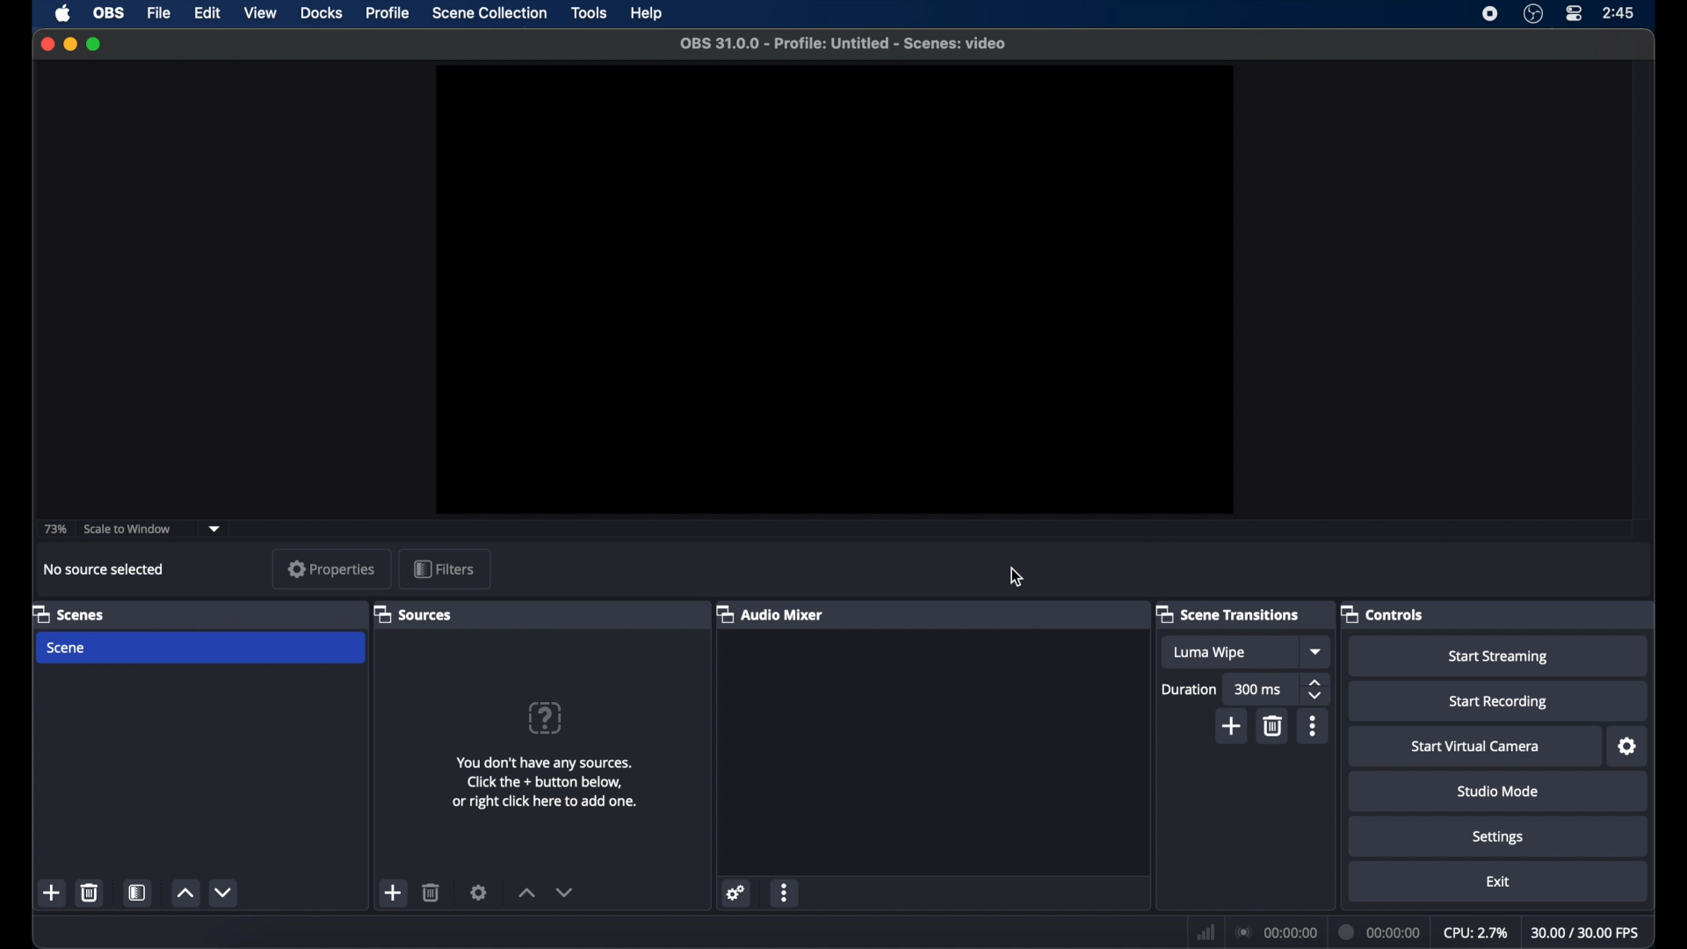  I want to click on dropdown, so click(1317, 651).